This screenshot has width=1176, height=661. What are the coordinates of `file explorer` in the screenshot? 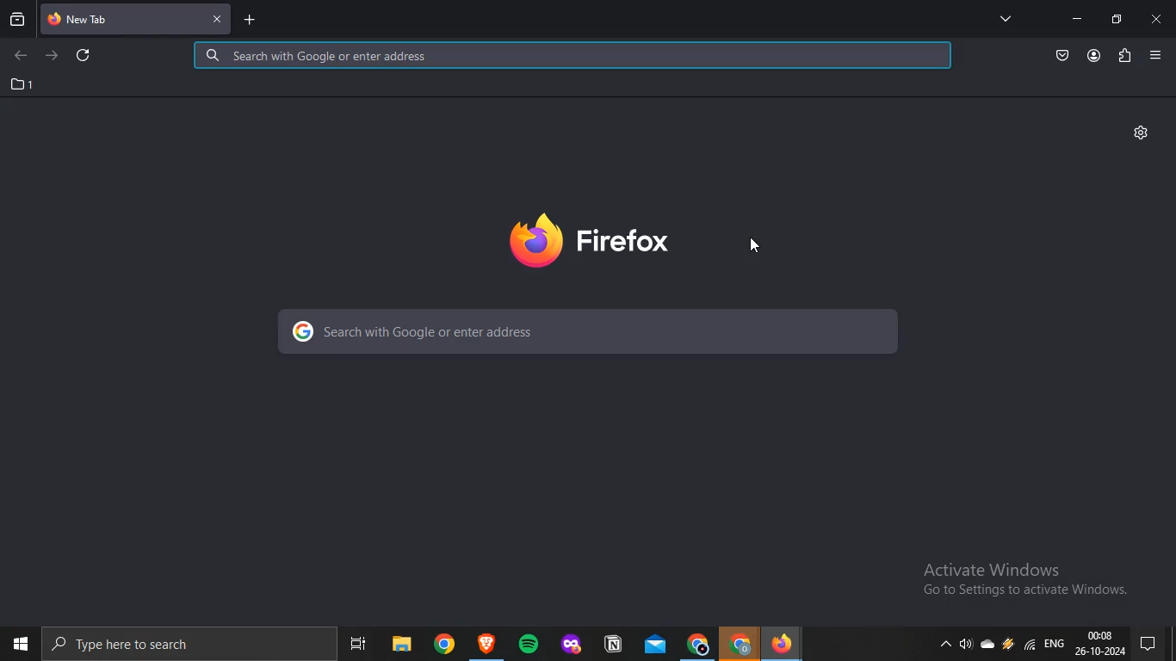 It's located at (399, 640).